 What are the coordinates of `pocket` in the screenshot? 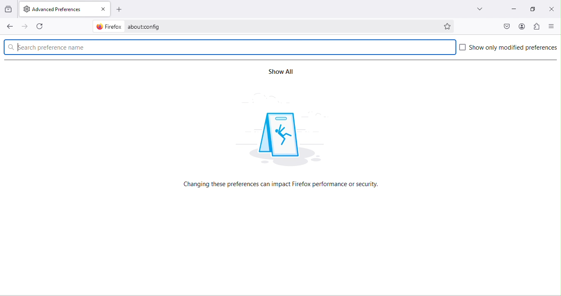 It's located at (507, 26).